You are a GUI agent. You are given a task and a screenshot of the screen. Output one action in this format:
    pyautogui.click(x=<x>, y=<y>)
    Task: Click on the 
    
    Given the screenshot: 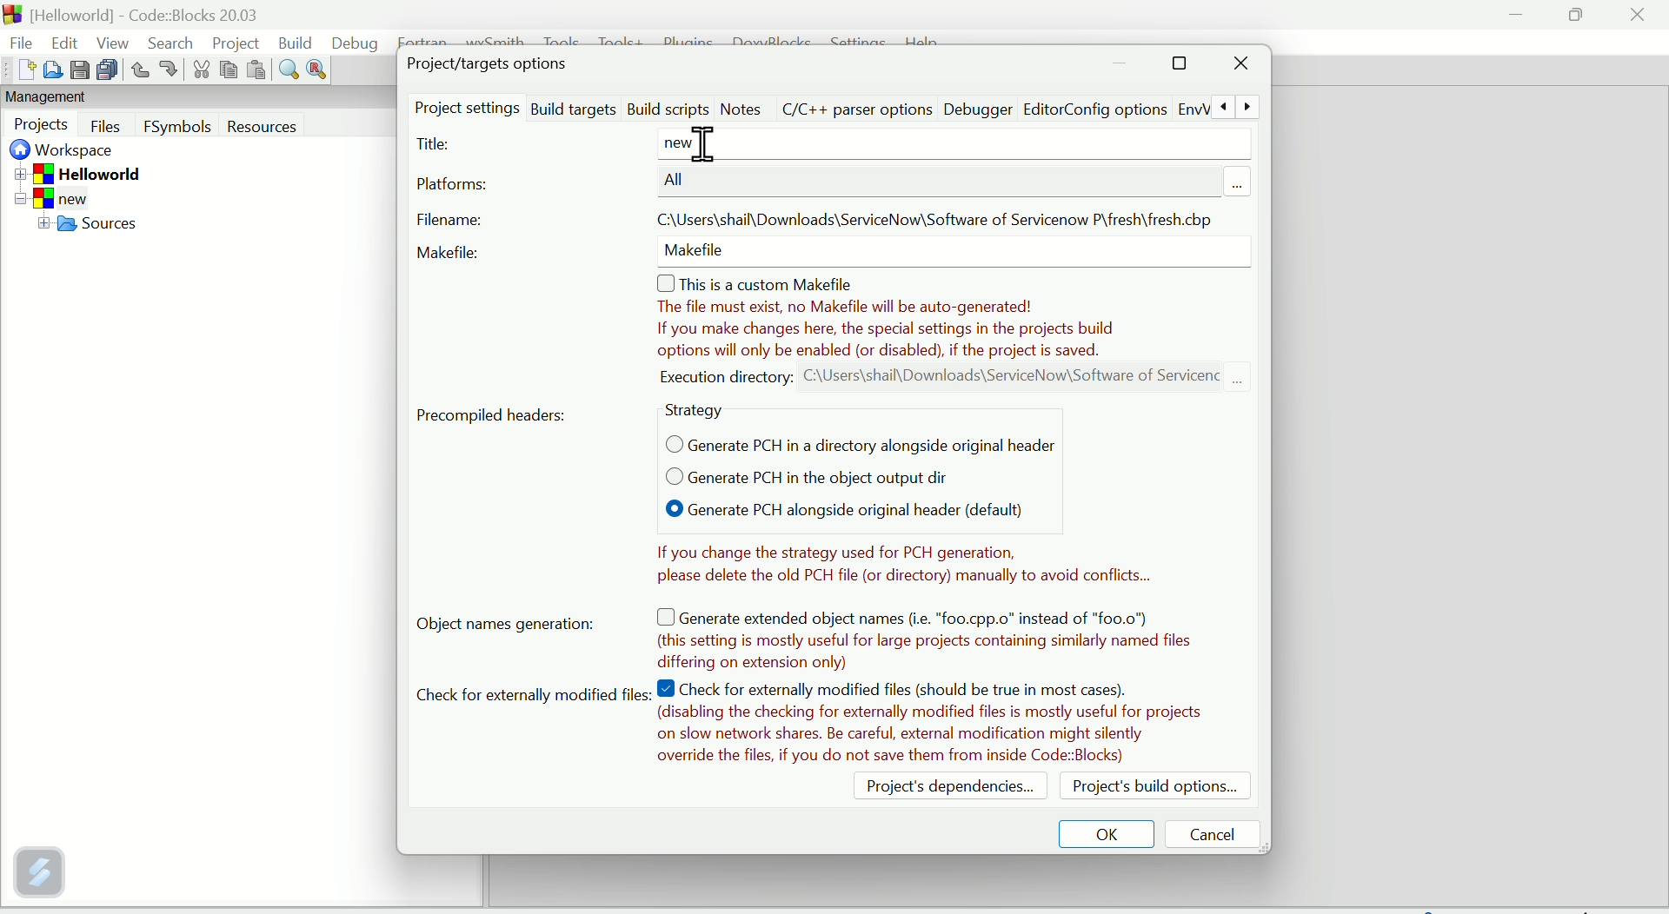 What is the action you would take?
    pyautogui.click(x=108, y=126)
    